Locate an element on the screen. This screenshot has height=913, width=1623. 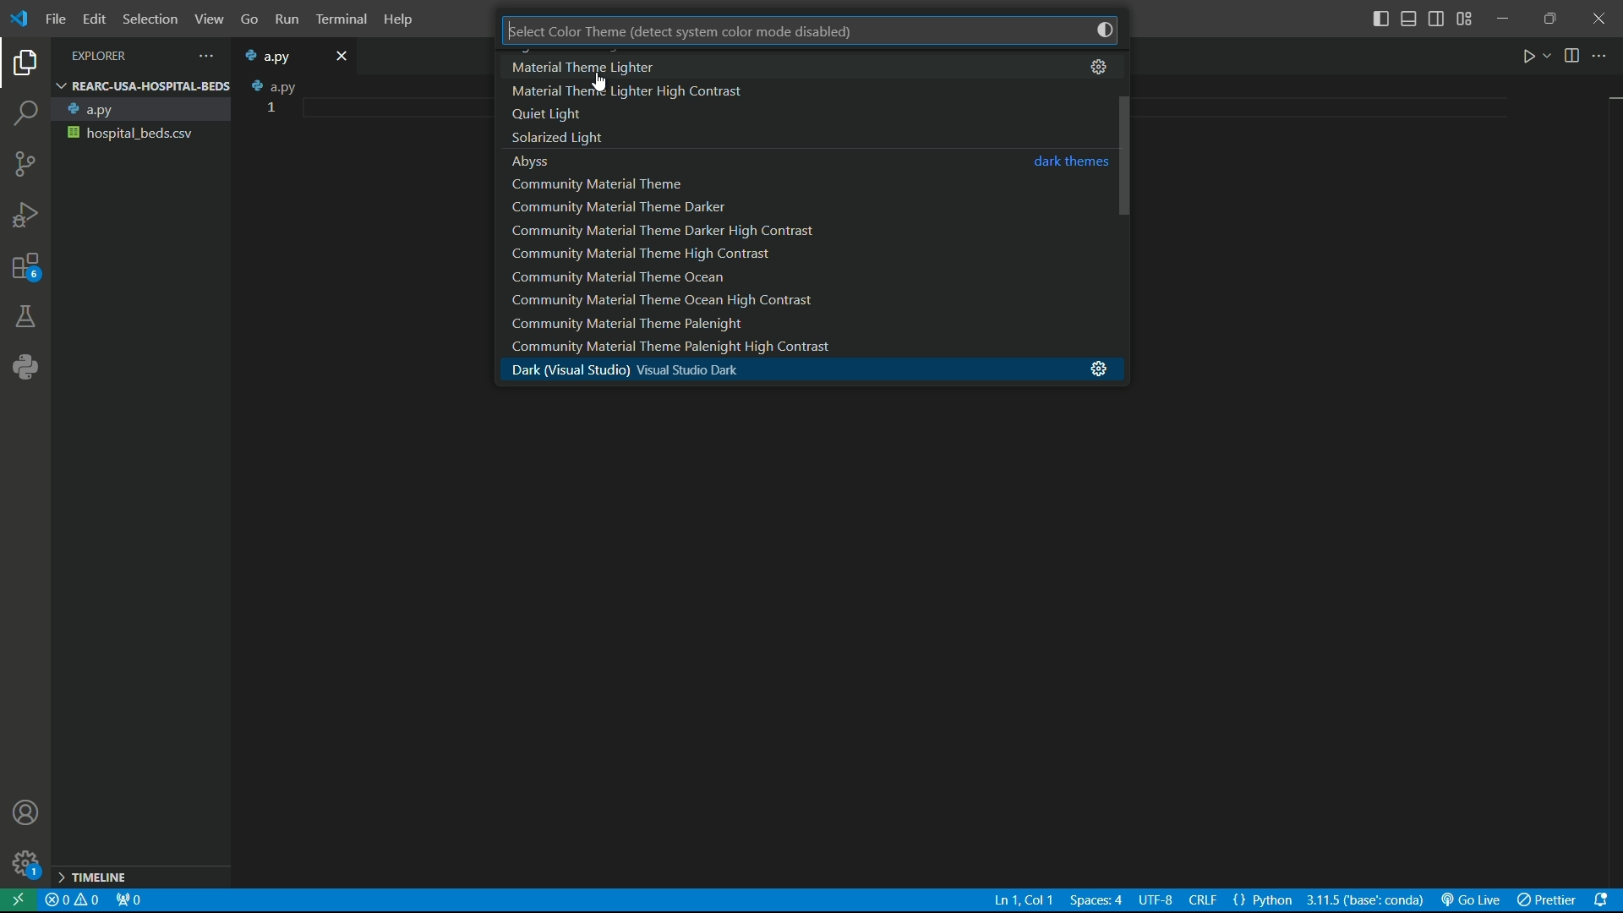
Go Live is located at coordinates (1470, 900).